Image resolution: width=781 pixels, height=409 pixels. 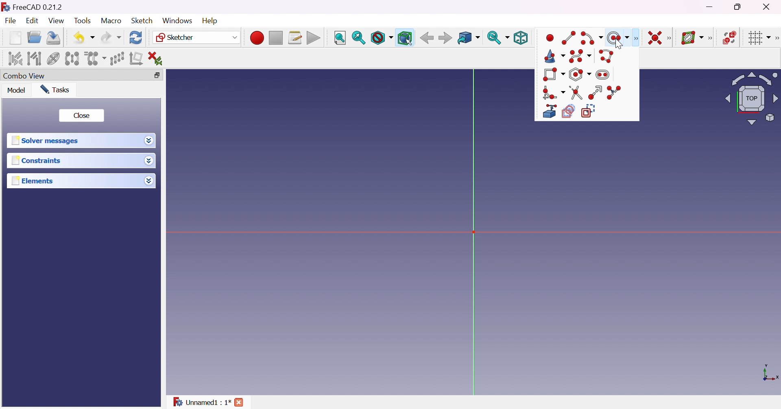 What do you see at coordinates (33, 22) in the screenshot?
I see `Edit` at bounding box center [33, 22].